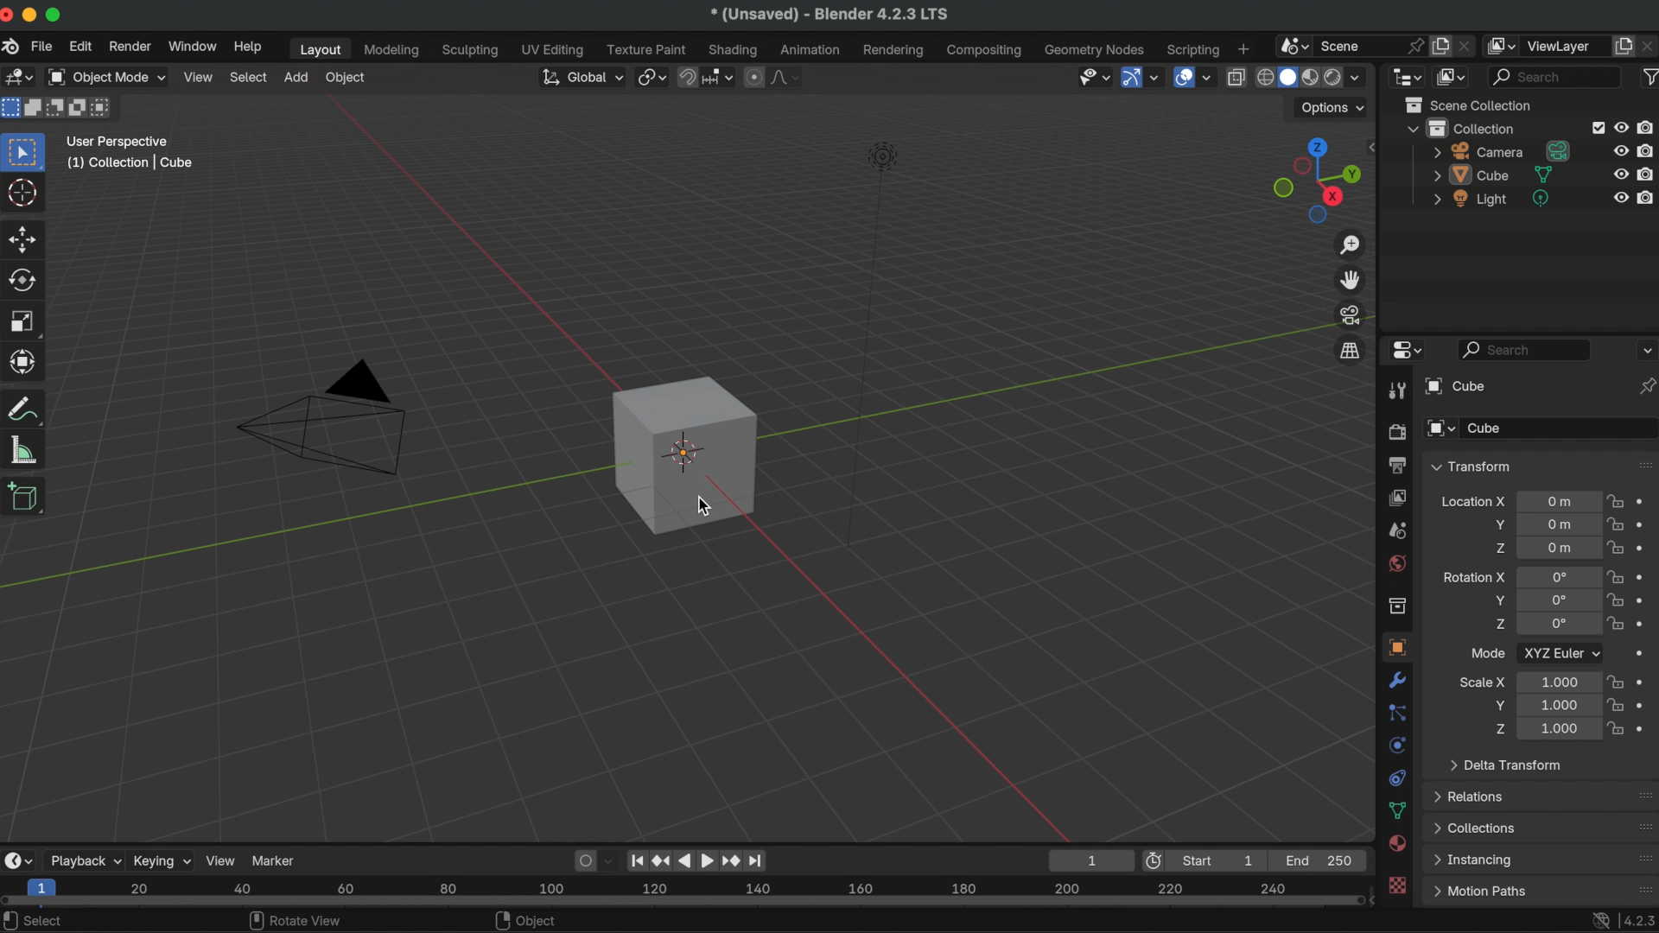 This screenshot has height=933, width=1659. I want to click on selectability & visibility, so click(1092, 76).